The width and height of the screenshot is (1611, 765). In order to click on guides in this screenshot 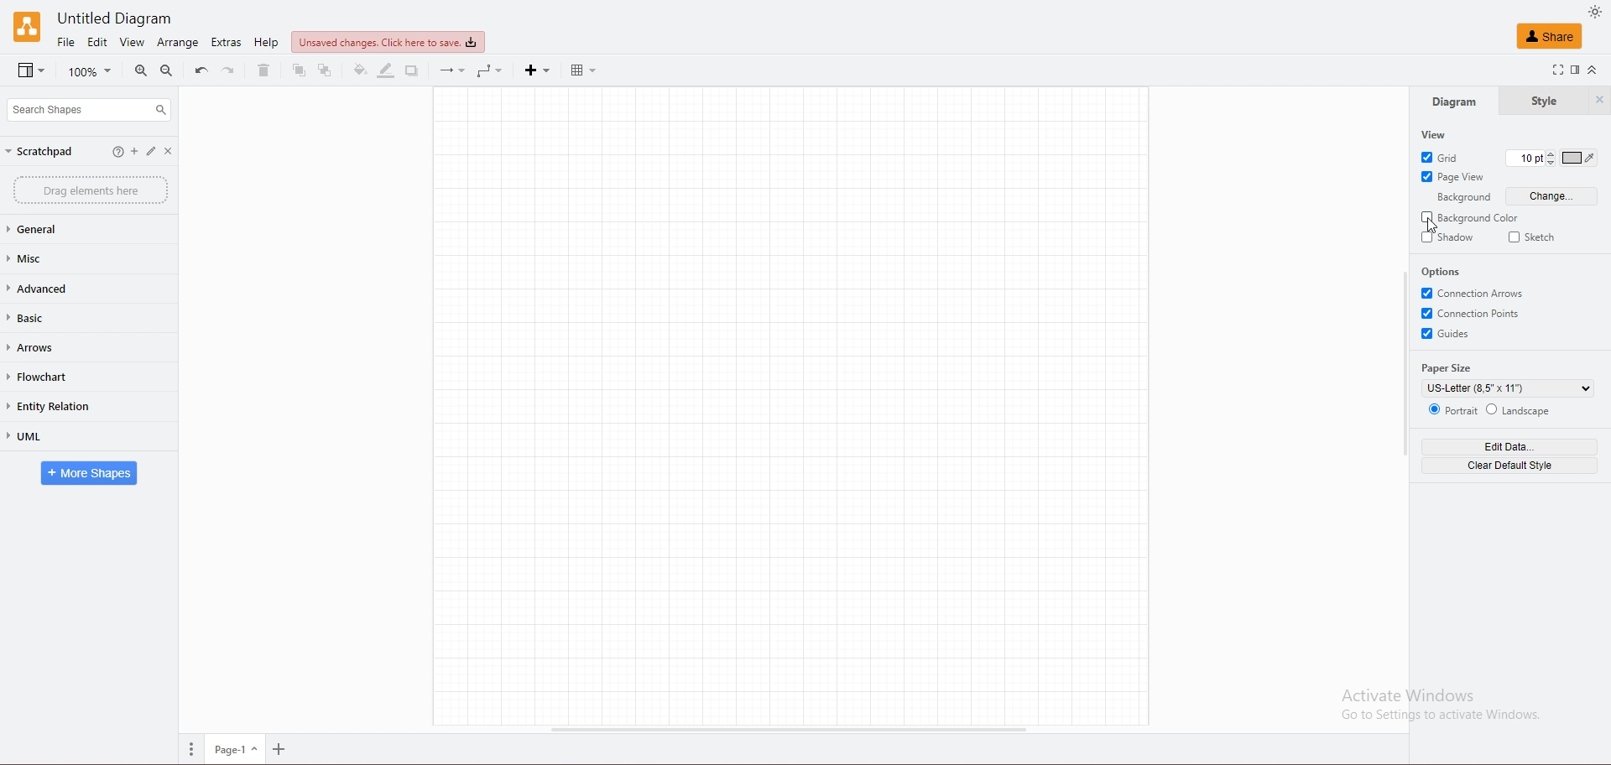, I will do `click(1448, 335)`.